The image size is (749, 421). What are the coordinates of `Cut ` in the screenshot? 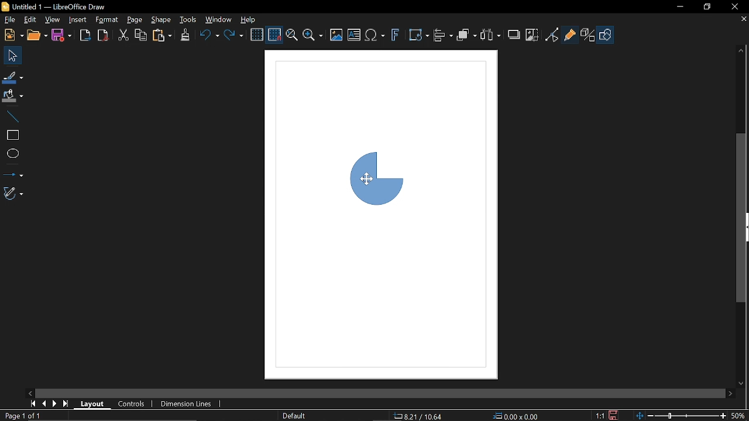 It's located at (123, 35).